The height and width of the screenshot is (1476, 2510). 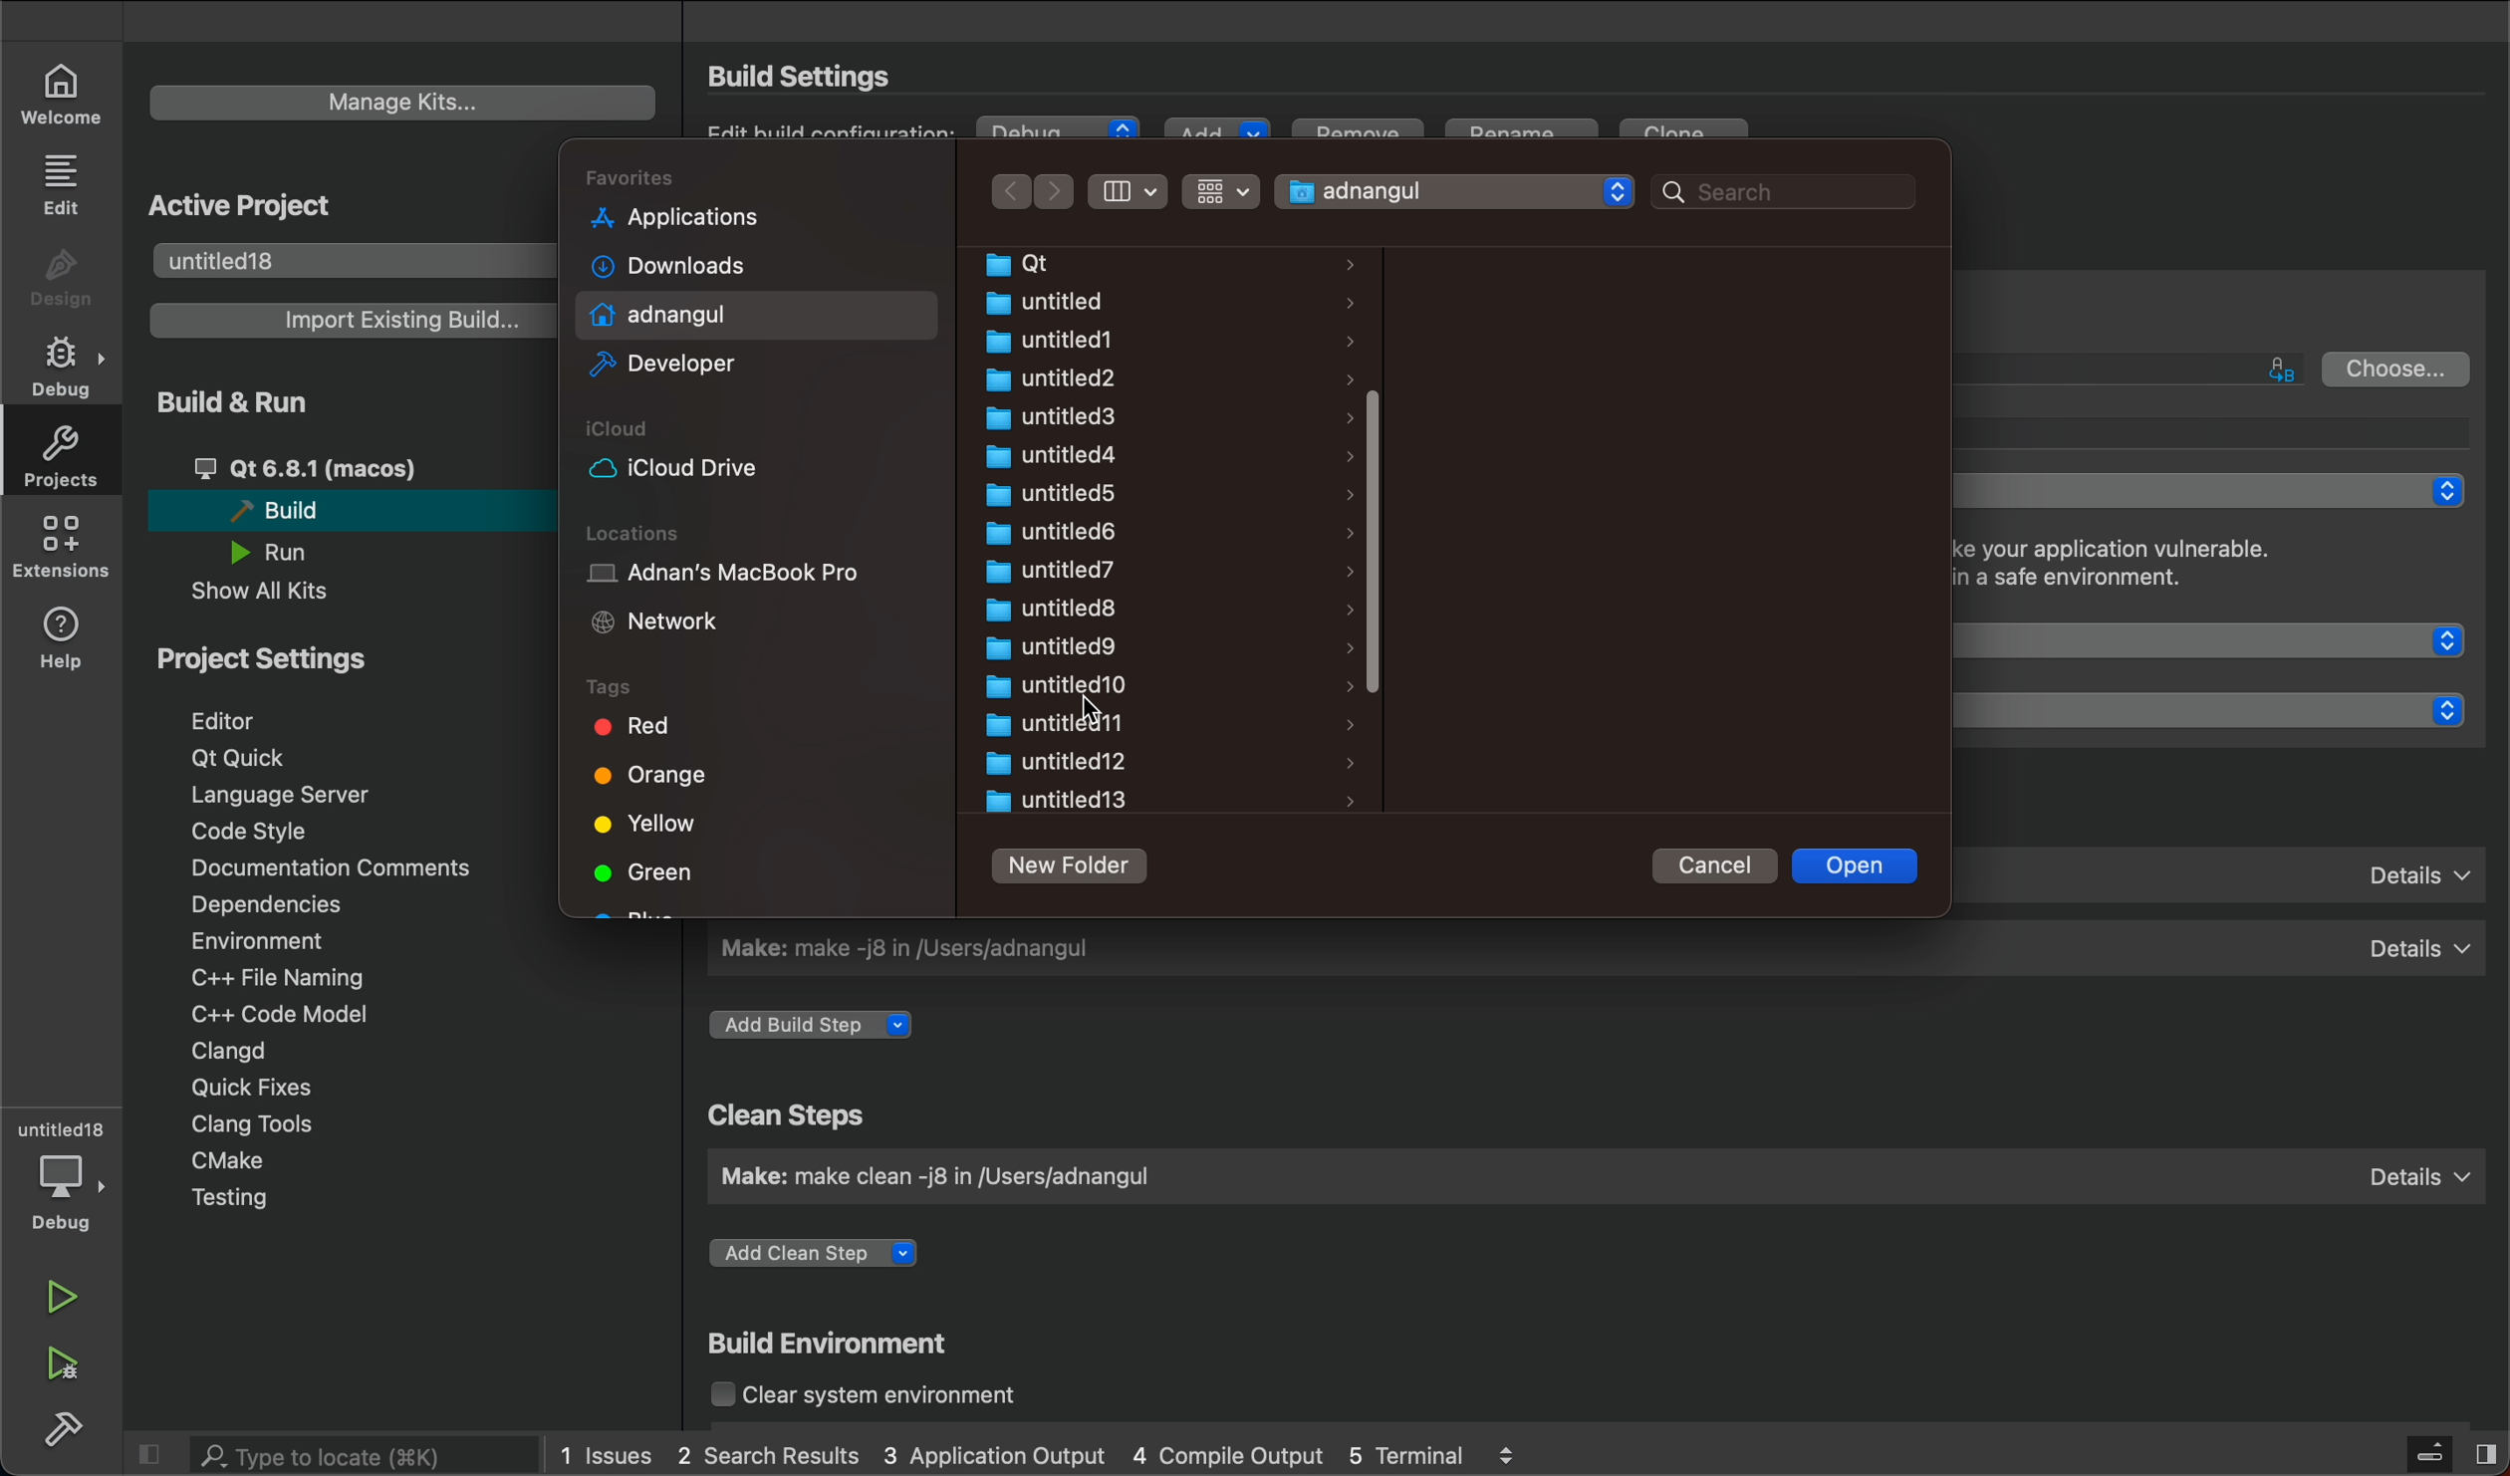 What do you see at coordinates (957, 1181) in the screenshot?
I see `Make: make clean -j8 in /Users/adnangul` at bounding box center [957, 1181].